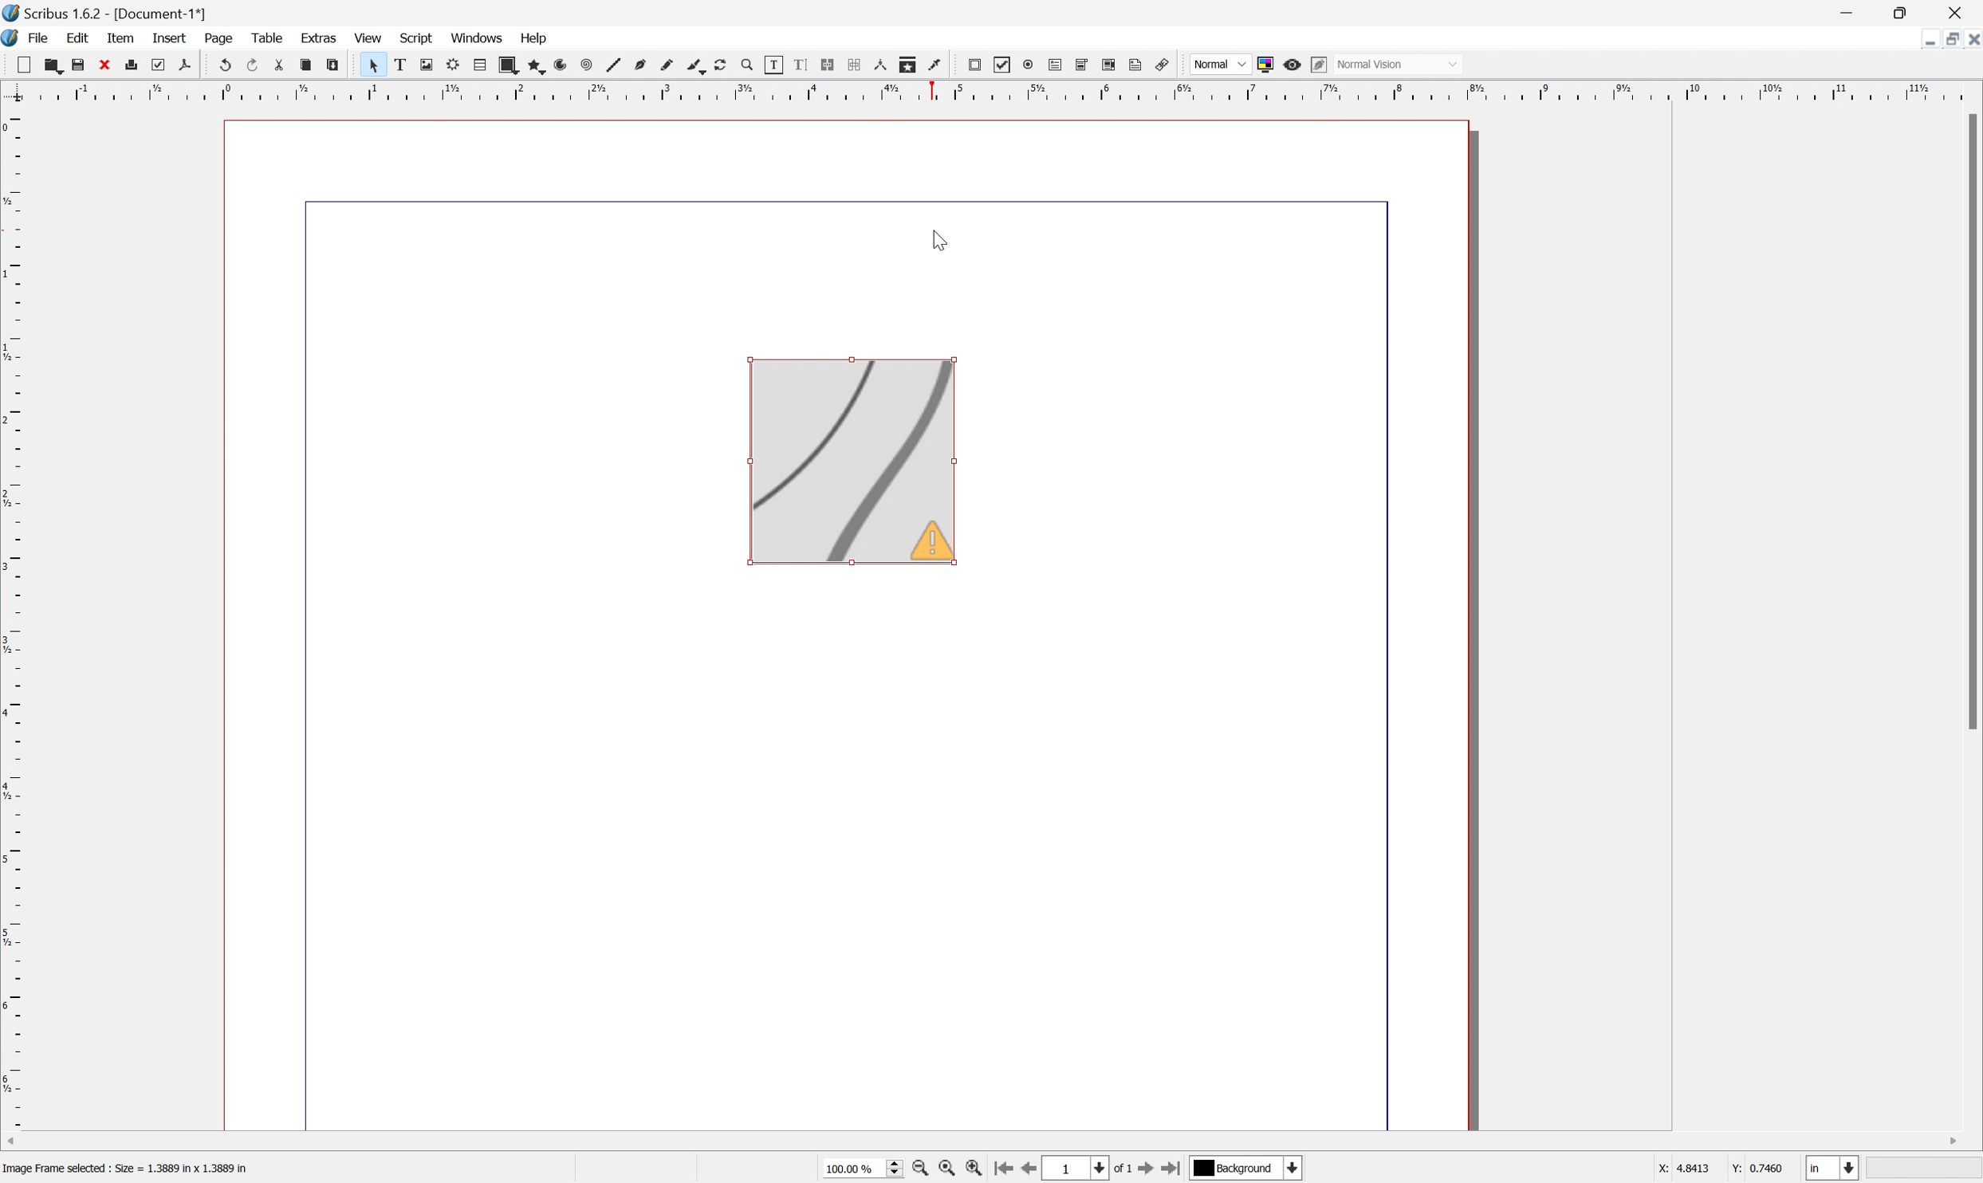 The width and height of the screenshot is (1983, 1183). I want to click on Restore down, so click(1945, 41).